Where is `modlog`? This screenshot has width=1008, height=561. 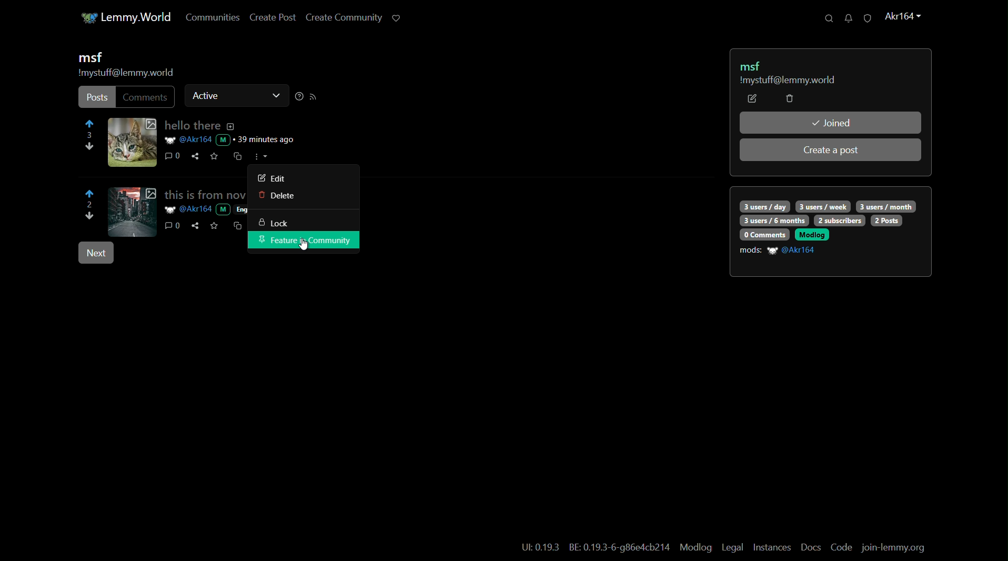
modlog is located at coordinates (694, 547).